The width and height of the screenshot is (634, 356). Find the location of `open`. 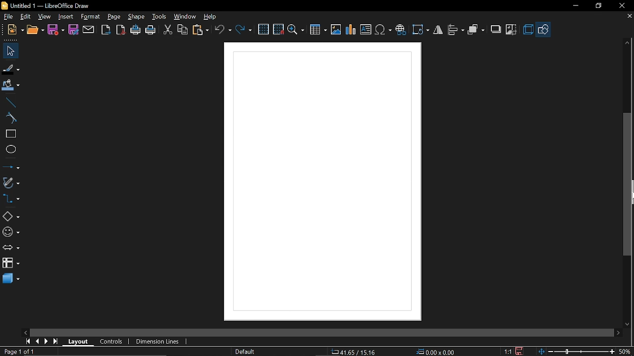

open is located at coordinates (36, 31).